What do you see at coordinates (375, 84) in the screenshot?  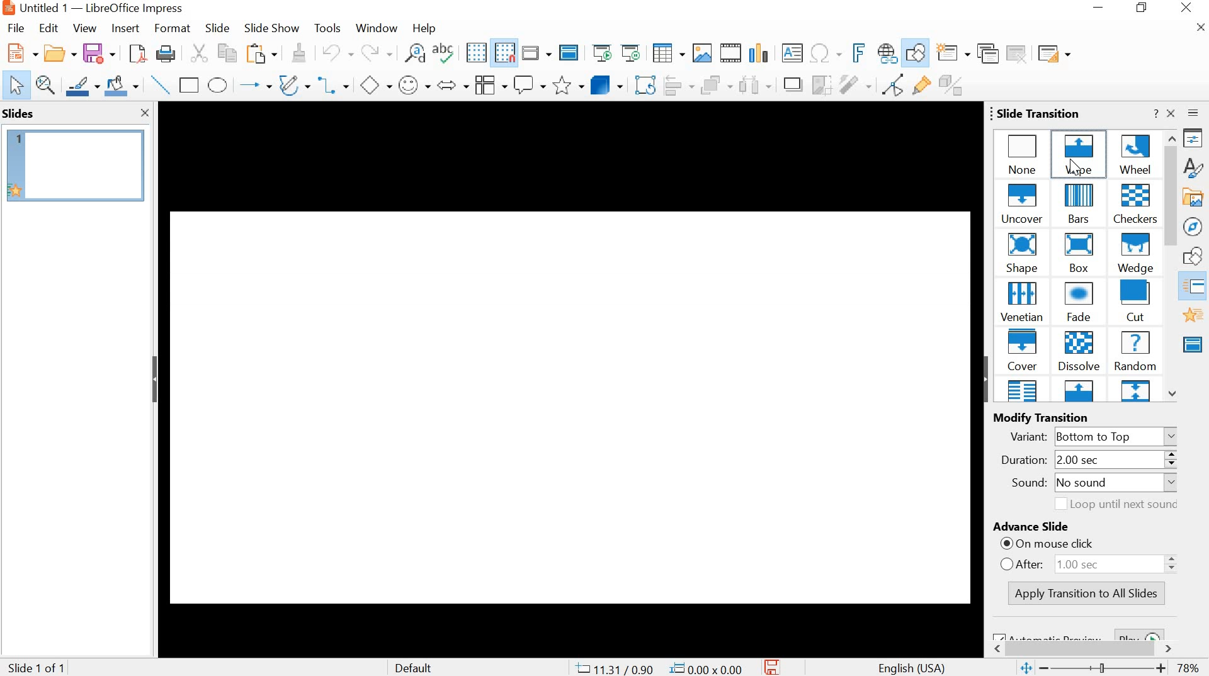 I see `Basic shapes` at bounding box center [375, 84].